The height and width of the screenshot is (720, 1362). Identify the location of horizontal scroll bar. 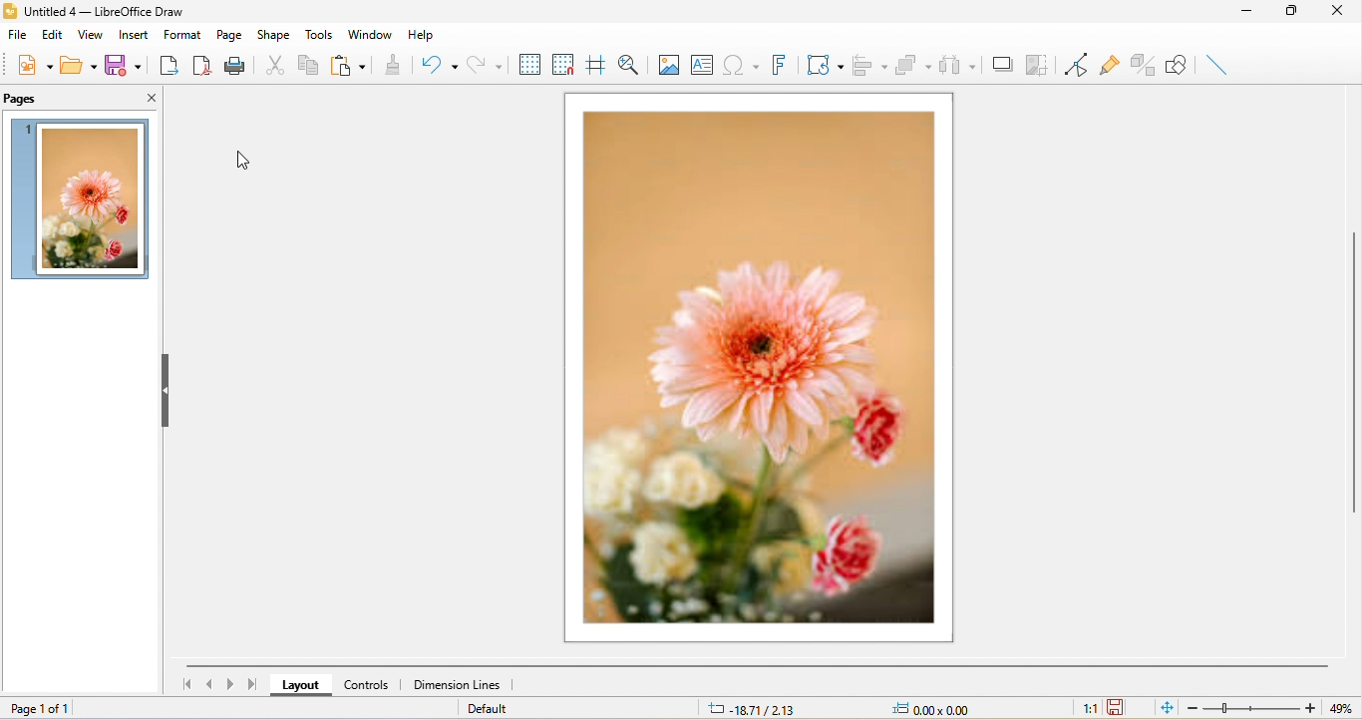
(751, 666).